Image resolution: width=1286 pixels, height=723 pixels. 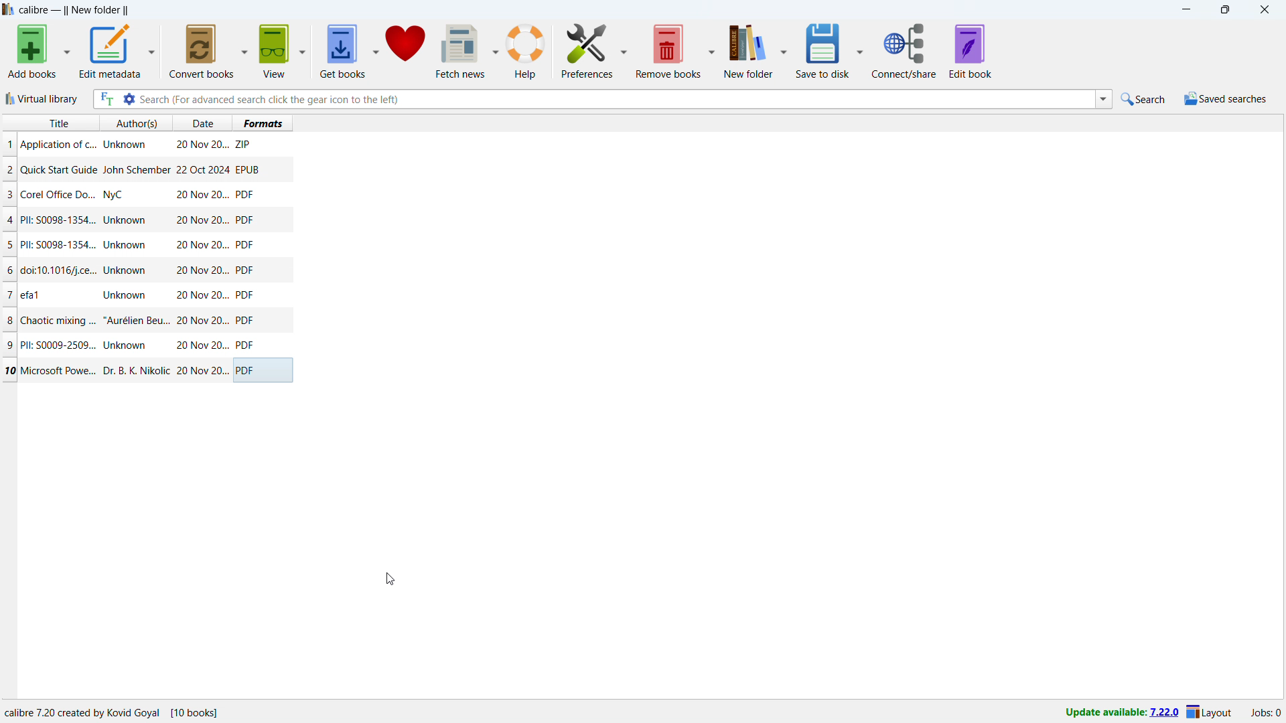 I want to click on doi:10.1016/j.ce..., so click(x=60, y=270).